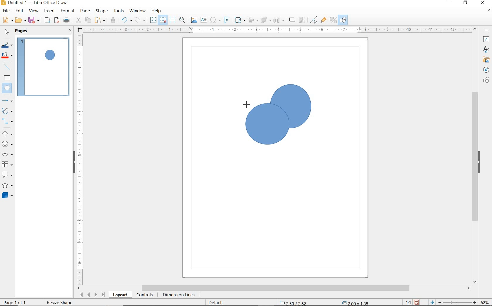 This screenshot has width=492, height=306. I want to click on UNDO, so click(127, 21).